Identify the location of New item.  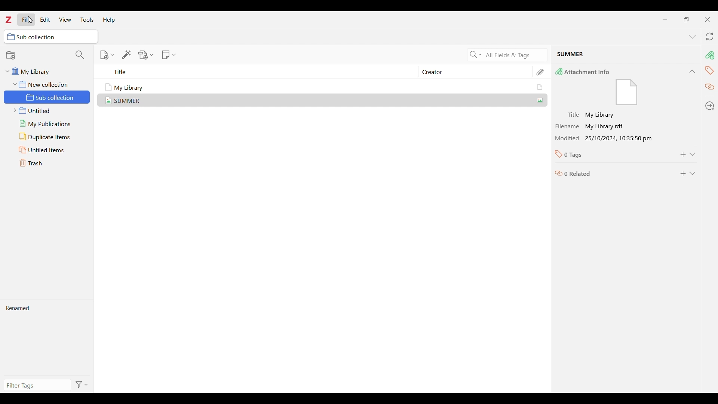
(107, 55).